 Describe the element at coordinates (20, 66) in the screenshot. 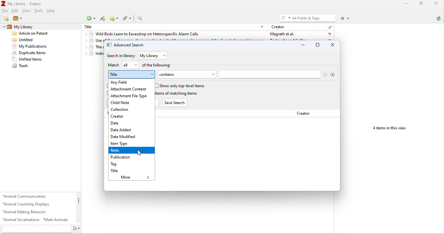

I see `trash` at that location.